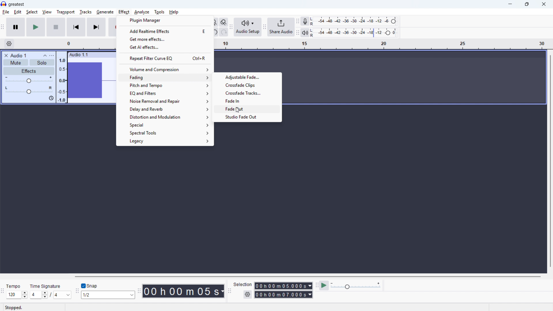  I want to click on Share audio , so click(281, 27).